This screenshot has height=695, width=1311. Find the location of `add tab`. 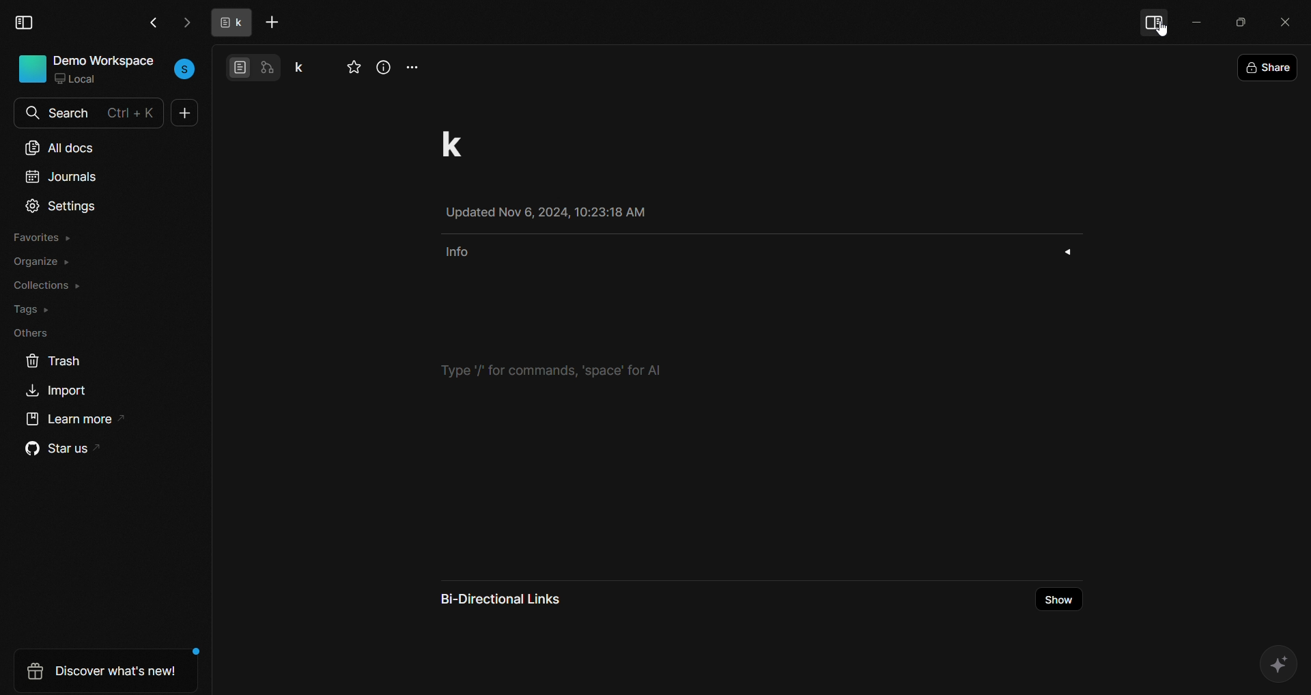

add tab is located at coordinates (275, 23).